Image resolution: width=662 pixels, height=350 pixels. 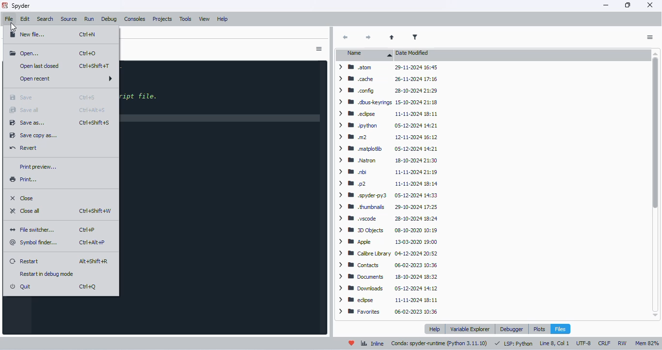 What do you see at coordinates (649, 37) in the screenshot?
I see `options` at bounding box center [649, 37].